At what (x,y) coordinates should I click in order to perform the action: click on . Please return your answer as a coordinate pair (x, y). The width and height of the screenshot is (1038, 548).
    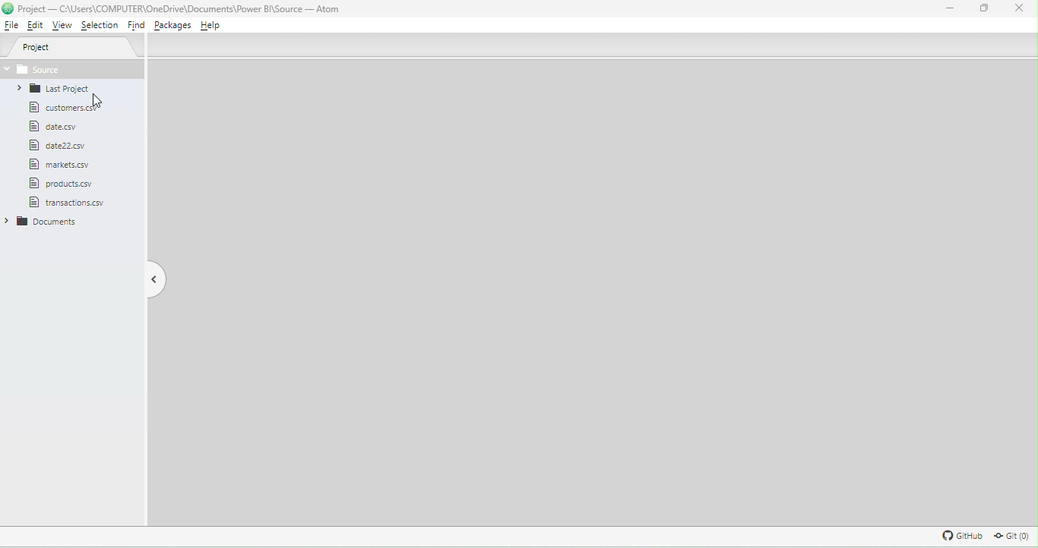
    Looking at the image, I should click on (11, 25).